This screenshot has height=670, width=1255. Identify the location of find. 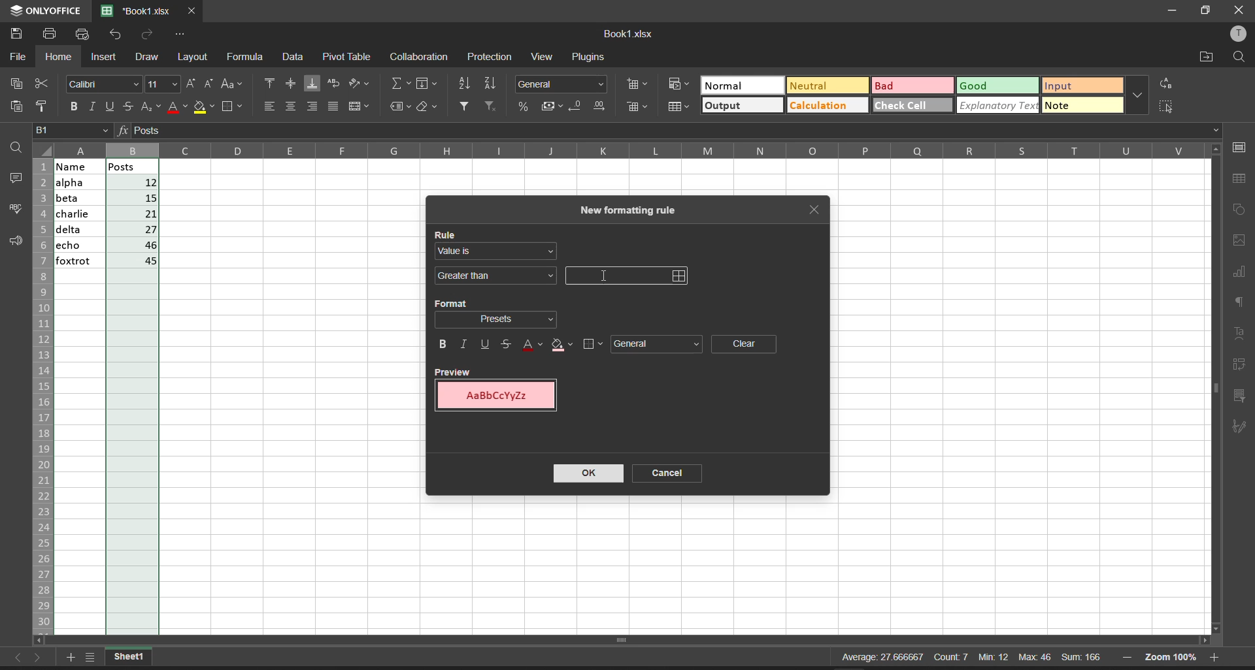
(1240, 56).